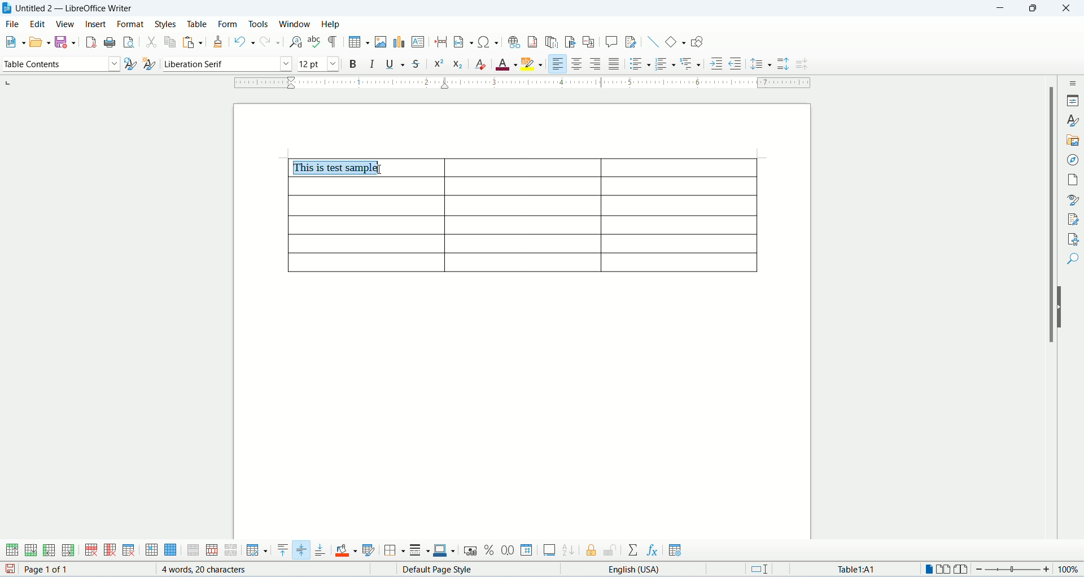  What do you see at coordinates (1075, 139) in the screenshot?
I see `gallery` at bounding box center [1075, 139].